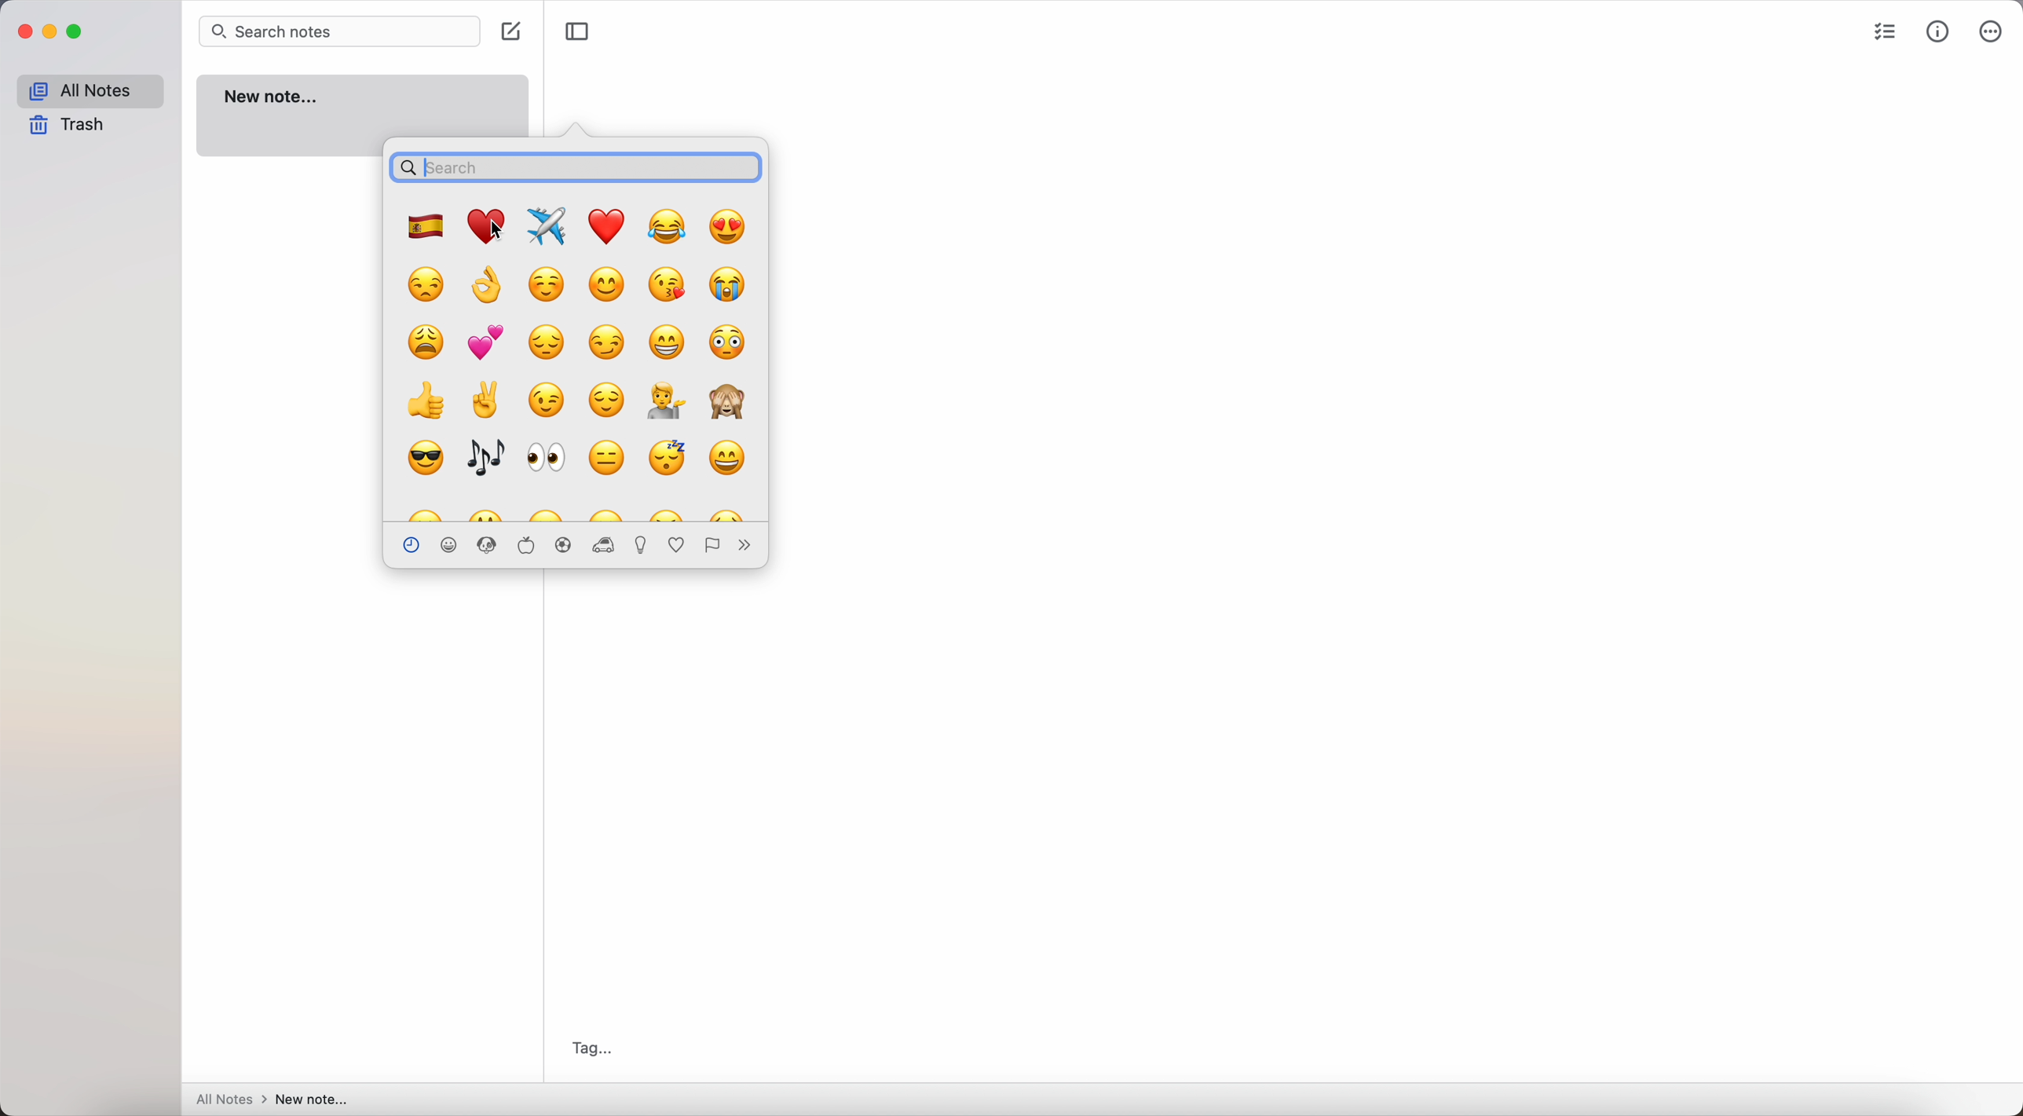  What do you see at coordinates (733, 228) in the screenshot?
I see `emoji` at bounding box center [733, 228].